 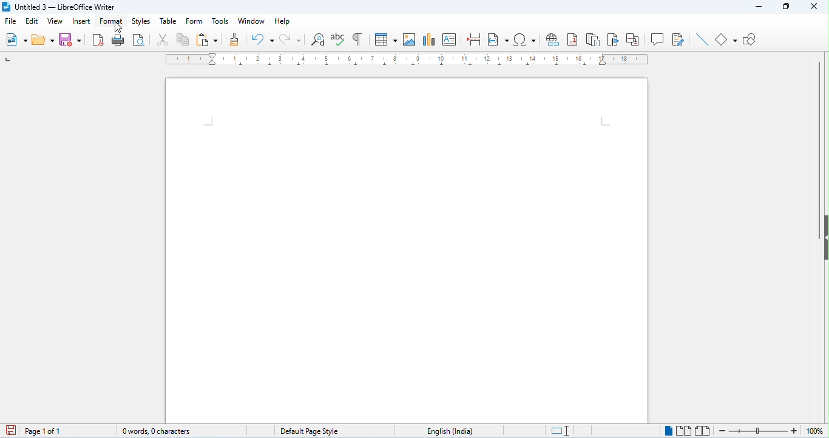 What do you see at coordinates (303, 430) in the screenshot?
I see `default page style` at bounding box center [303, 430].